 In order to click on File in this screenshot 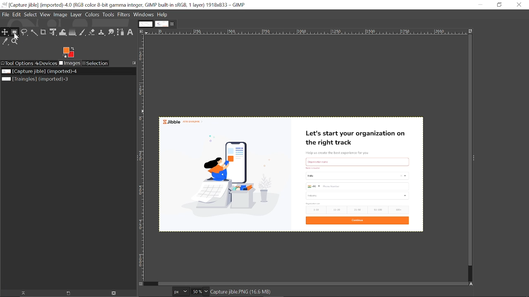, I will do `click(5, 14)`.